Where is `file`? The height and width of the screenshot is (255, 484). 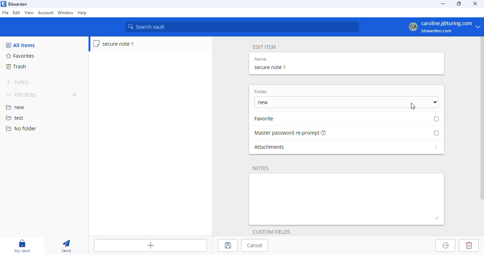 file is located at coordinates (5, 13).